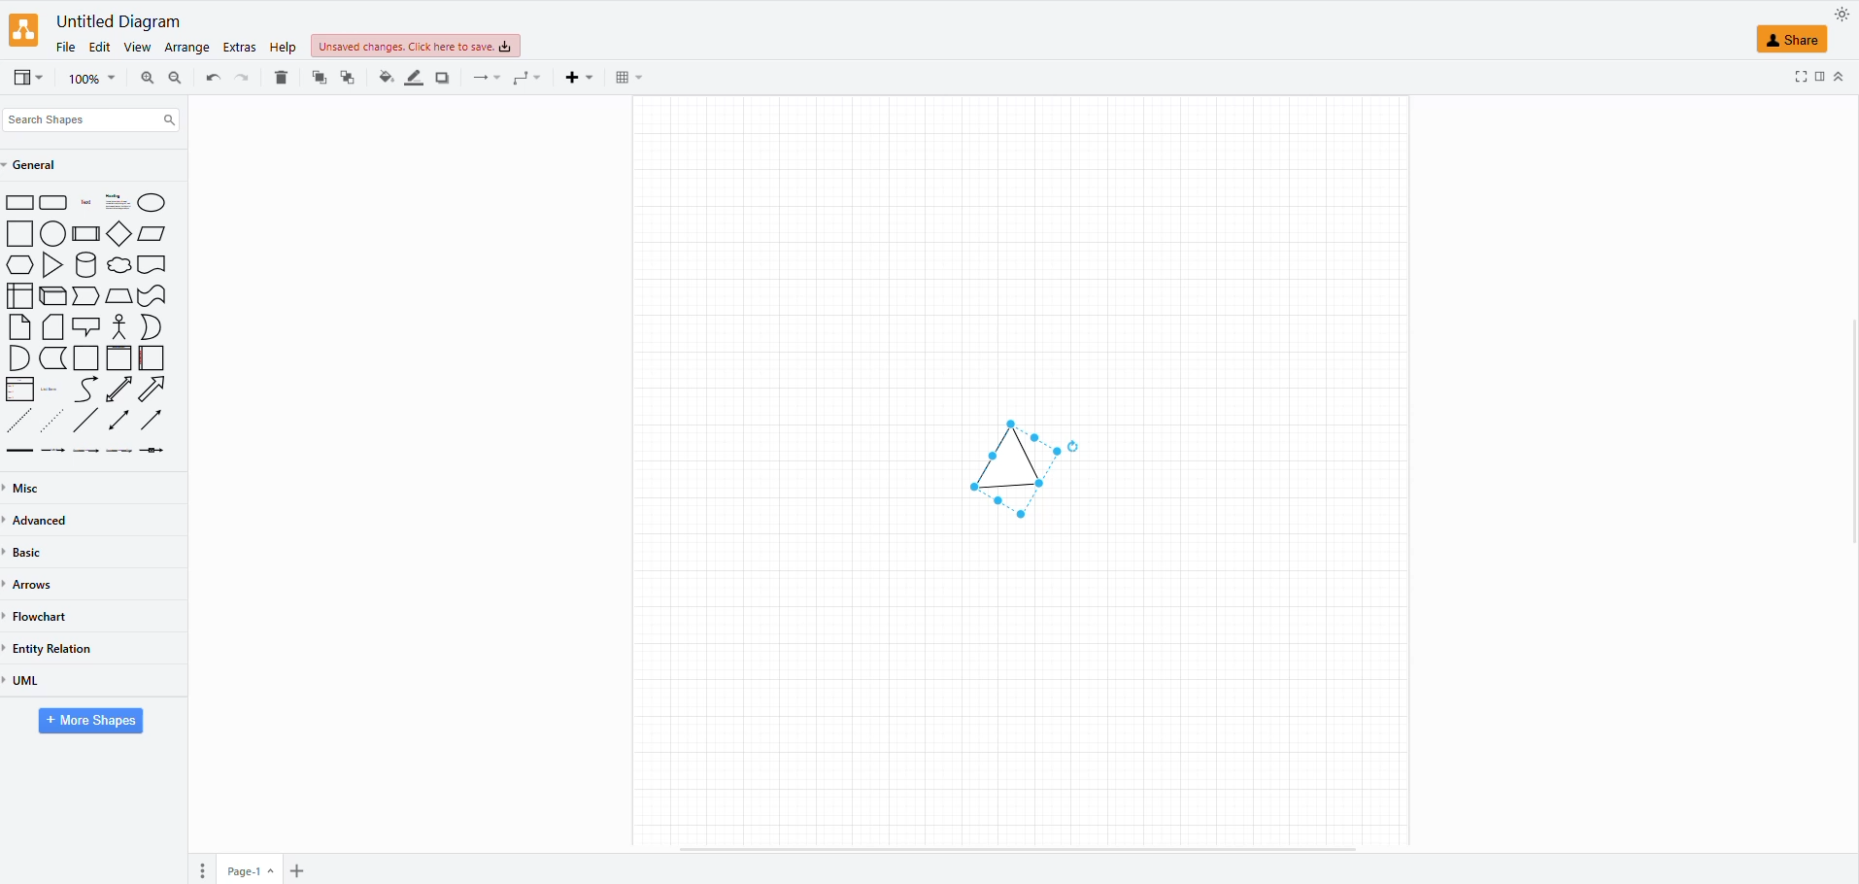 The image size is (1859, 884). What do you see at coordinates (20, 327) in the screenshot?
I see `File Icon` at bounding box center [20, 327].